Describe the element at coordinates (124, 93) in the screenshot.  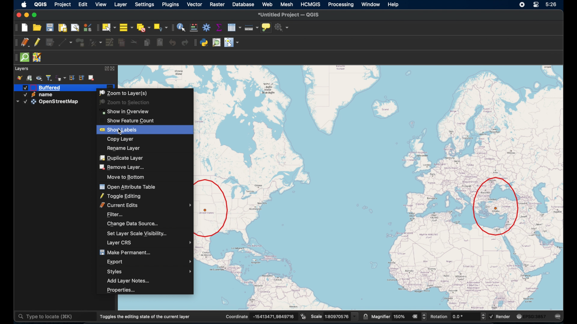
I see `zoom to layers` at that location.